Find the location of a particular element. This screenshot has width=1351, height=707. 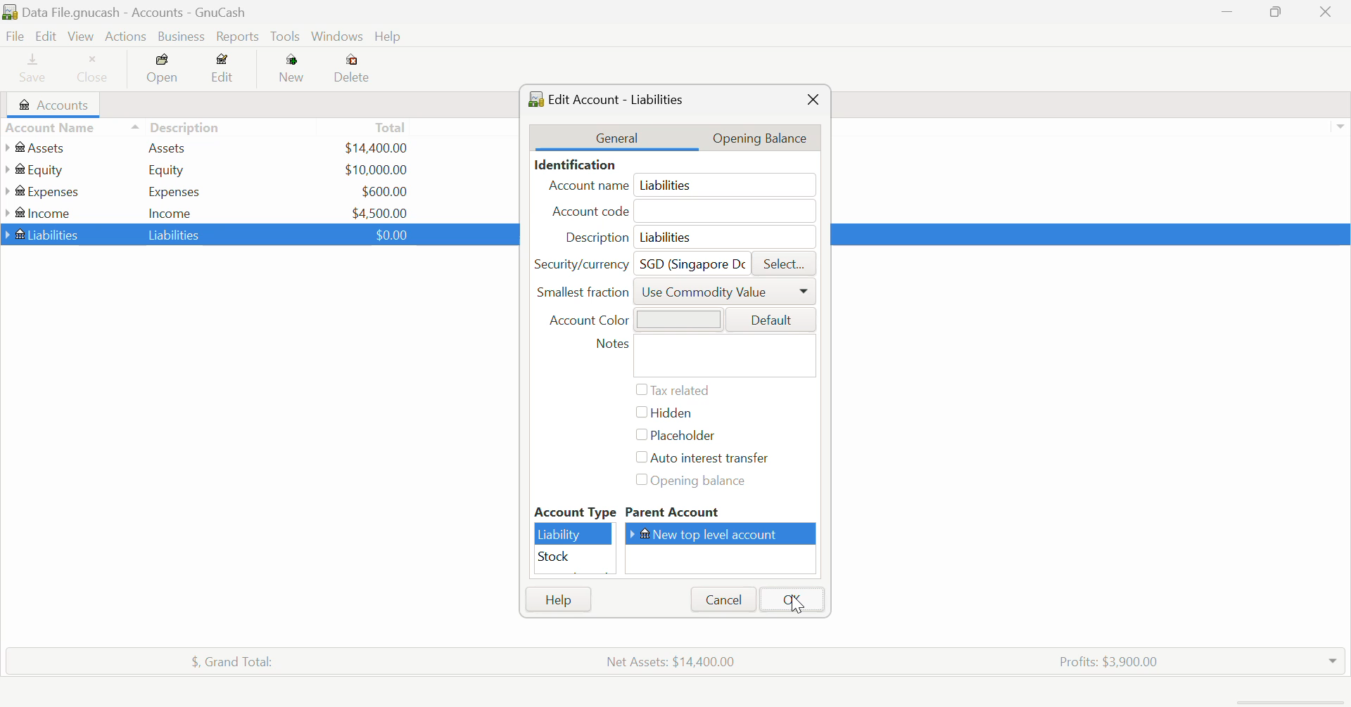

Expenses Account is located at coordinates (41, 191).